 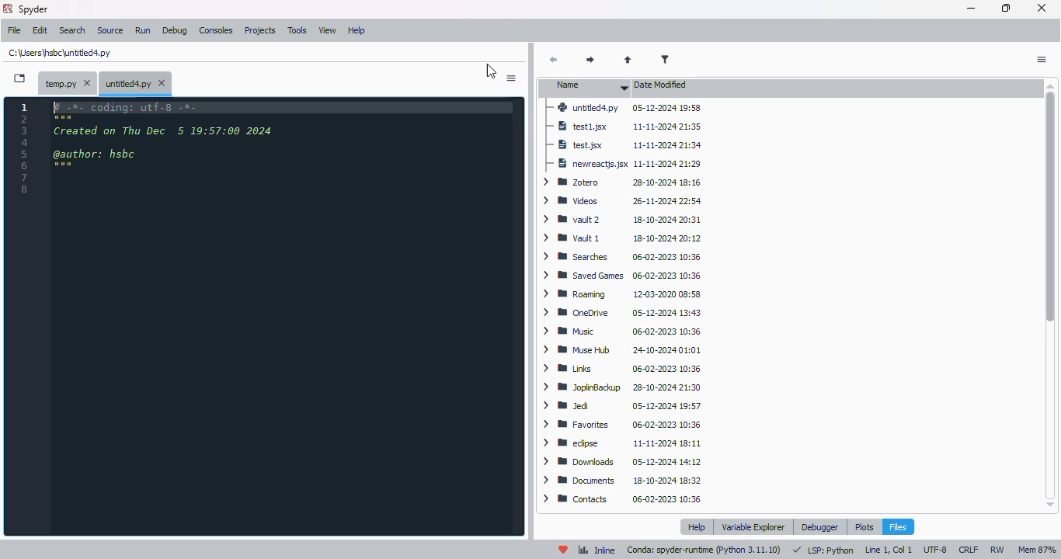 What do you see at coordinates (19, 78) in the screenshot?
I see `browse tabs` at bounding box center [19, 78].